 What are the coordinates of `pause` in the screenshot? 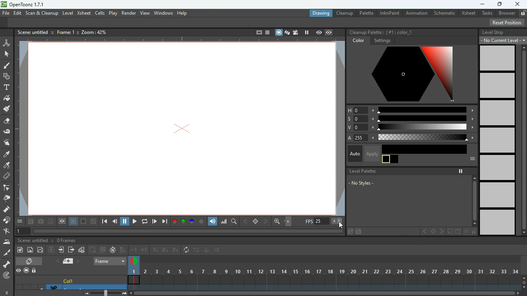 It's located at (459, 171).